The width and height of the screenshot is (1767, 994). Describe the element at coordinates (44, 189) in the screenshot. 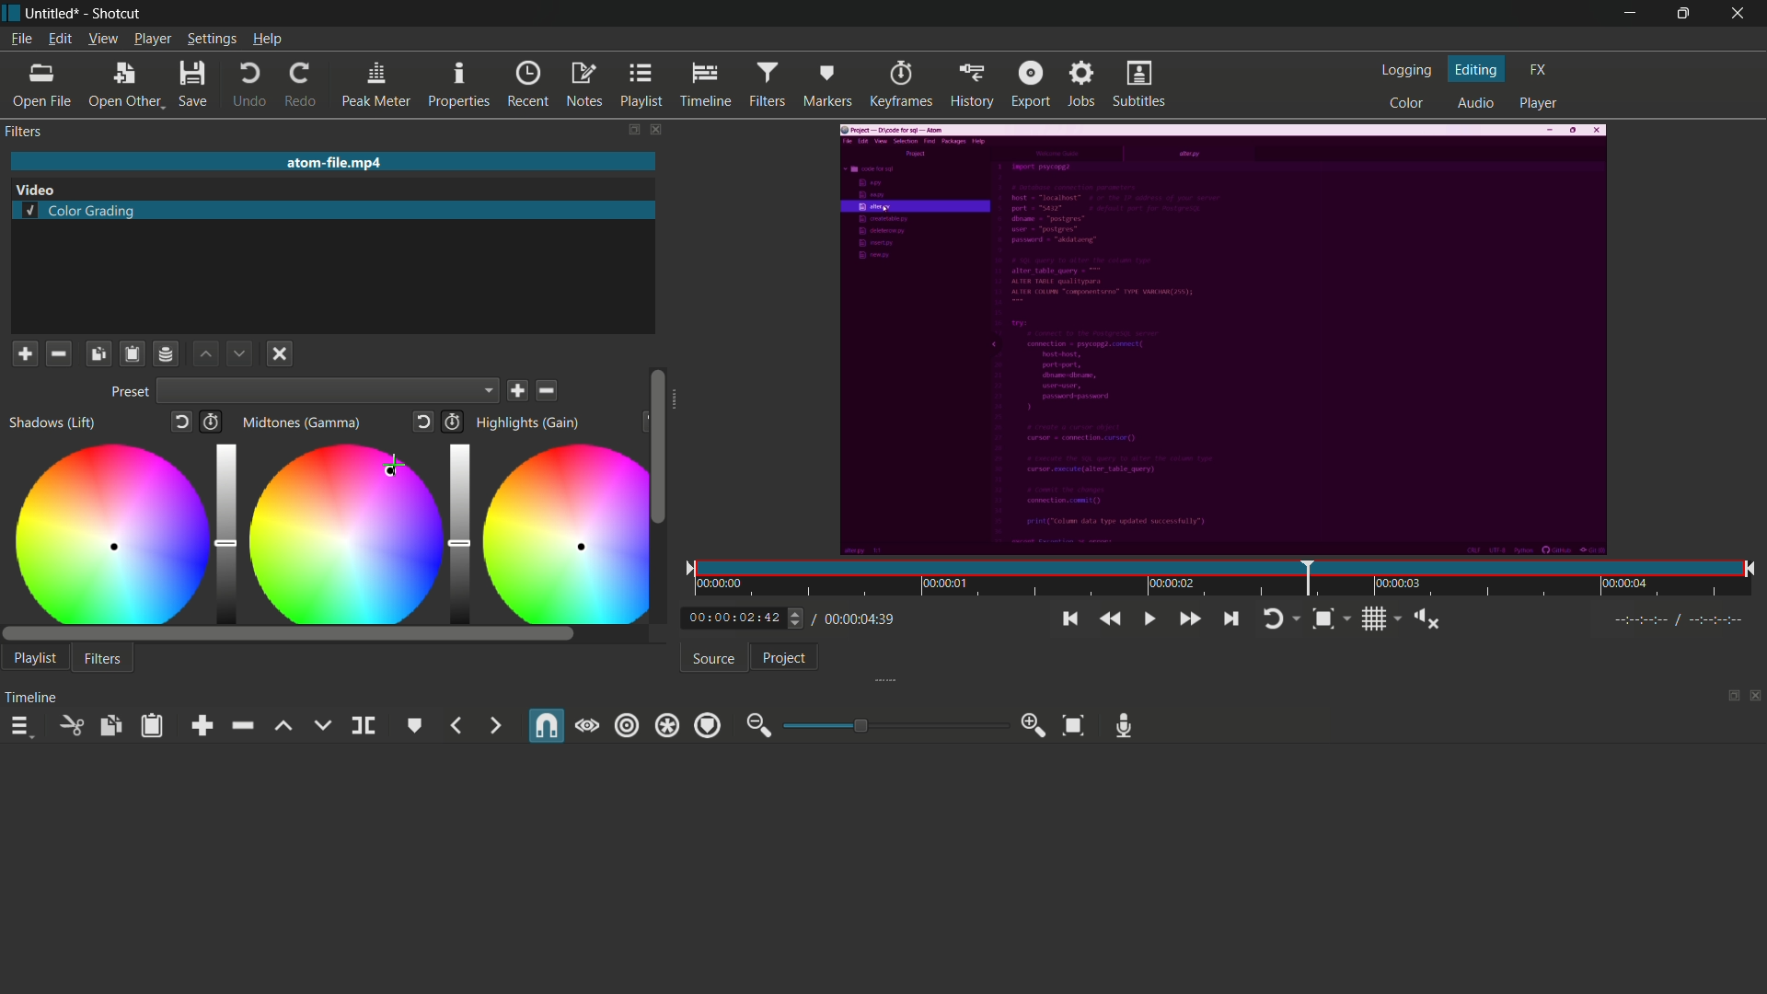

I see `Video` at that location.